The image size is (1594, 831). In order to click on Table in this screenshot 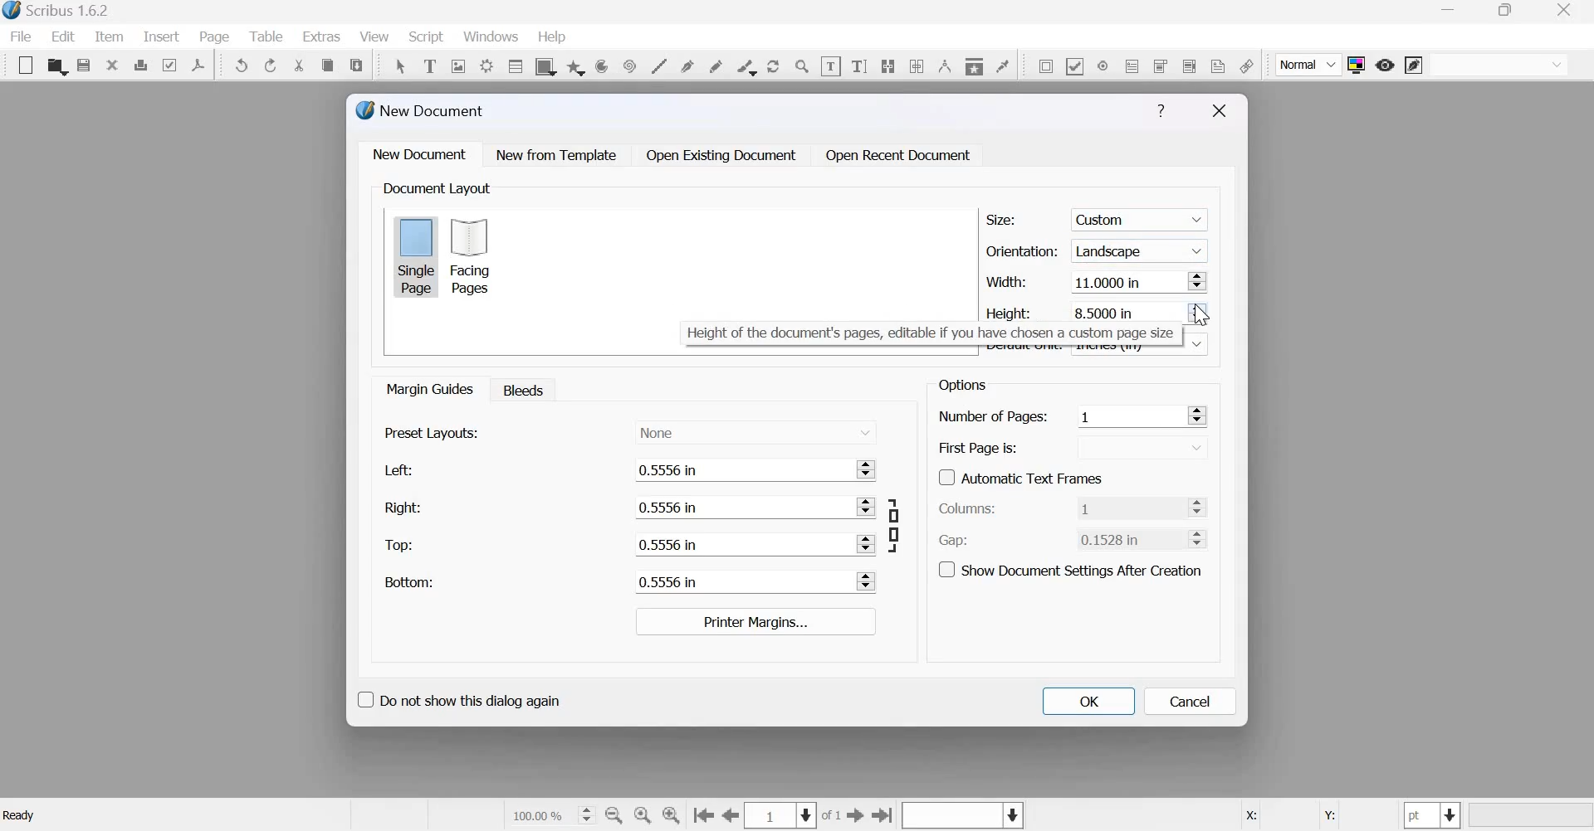, I will do `click(268, 36)`.